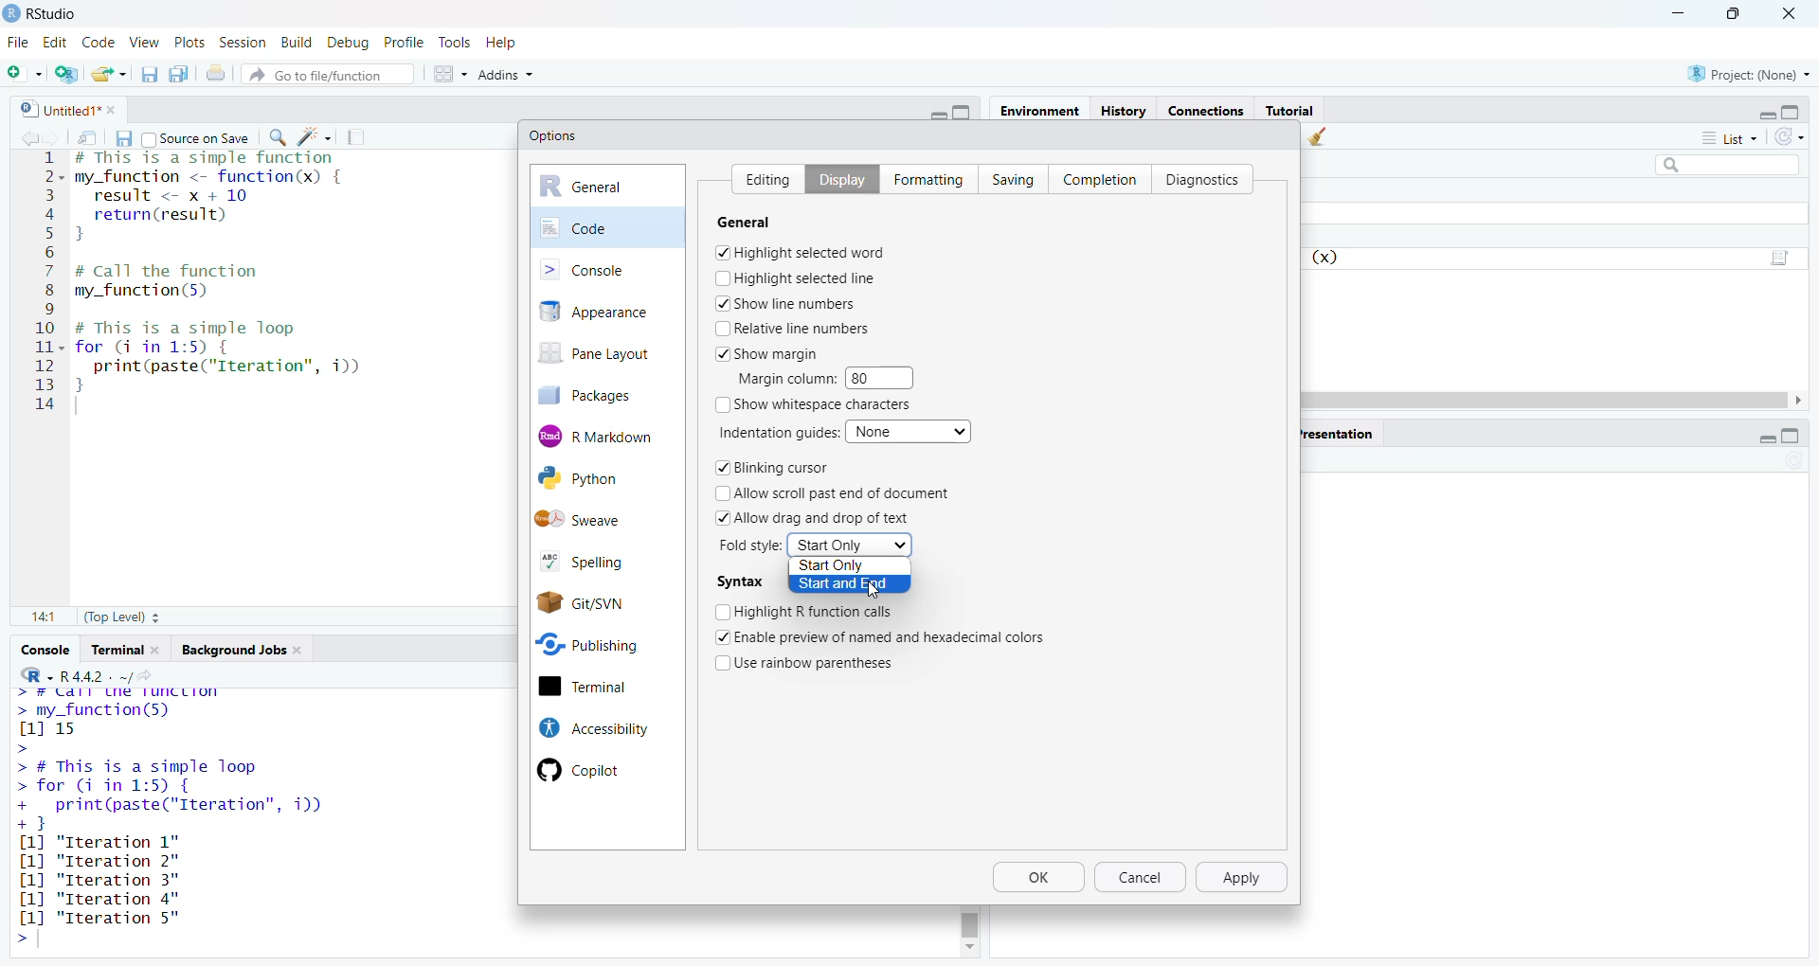  Describe the element at coordinates (771, 469) in the screenshot. I see `blinking cursor` at that location.